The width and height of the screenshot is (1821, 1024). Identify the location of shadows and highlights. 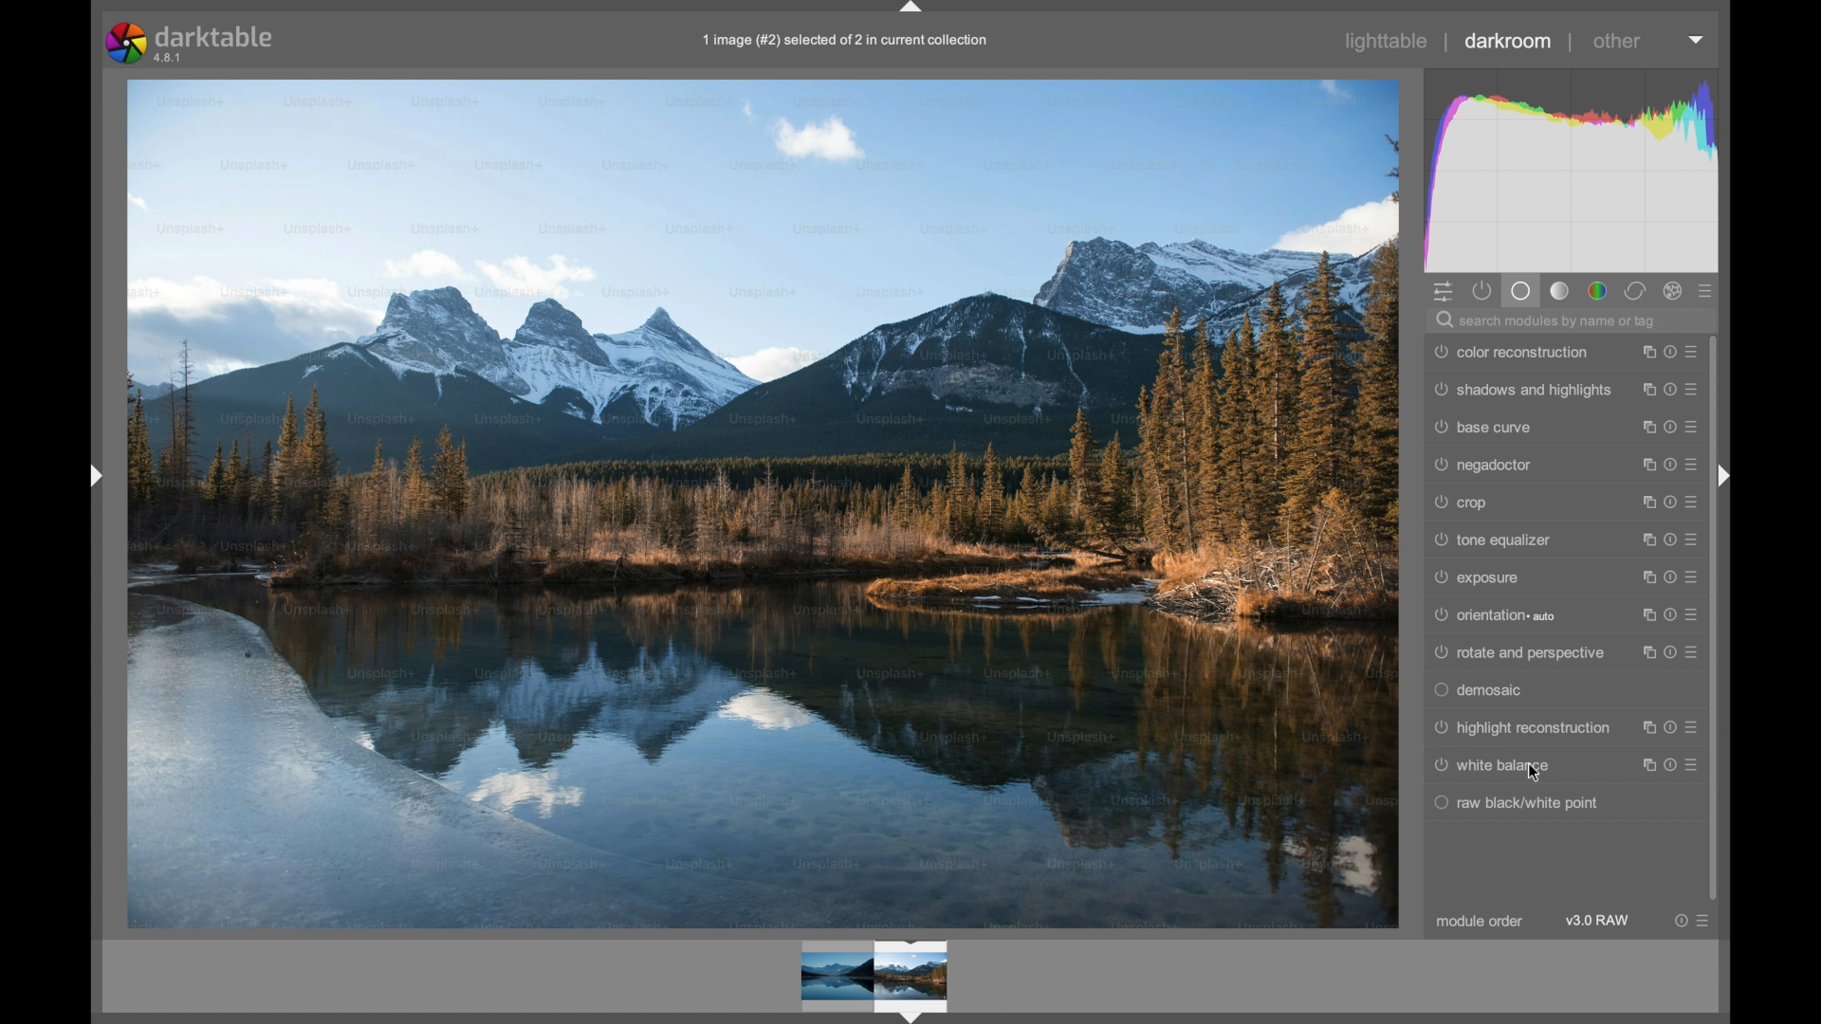
(1525, 390).